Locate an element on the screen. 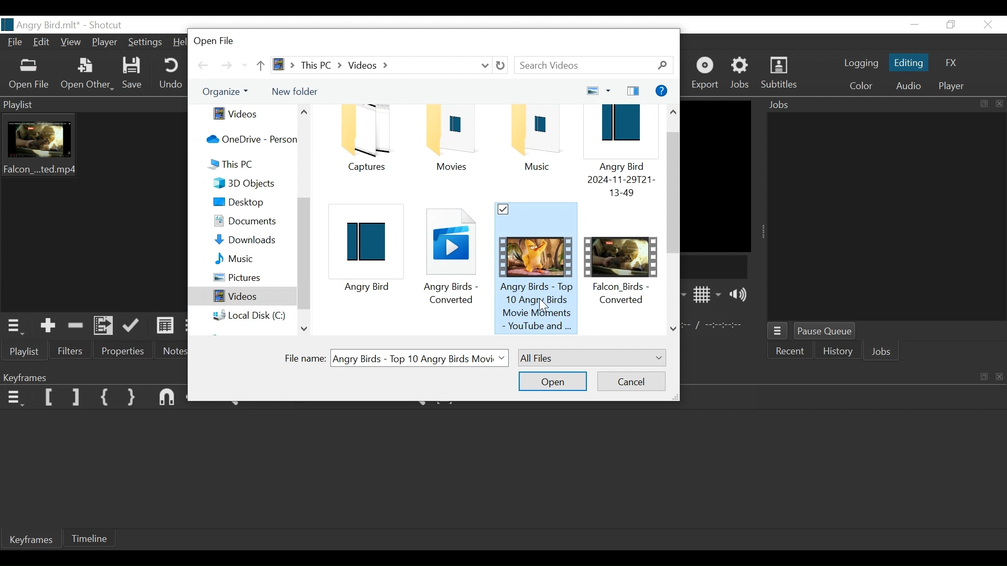 This screenshot has width=1007, height=566. Open File is located at coordinates (31, 76).